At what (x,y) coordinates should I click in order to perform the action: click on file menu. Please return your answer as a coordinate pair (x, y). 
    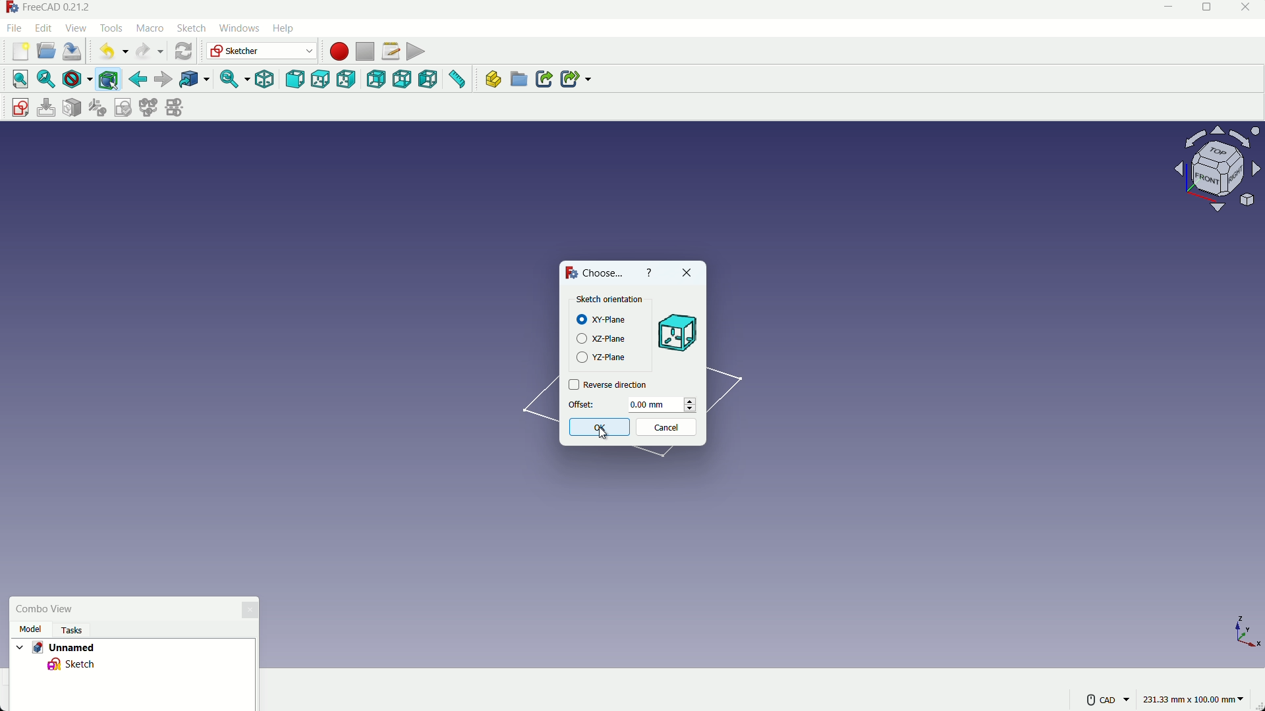
    Looking at the image, I should click on (16, 28).